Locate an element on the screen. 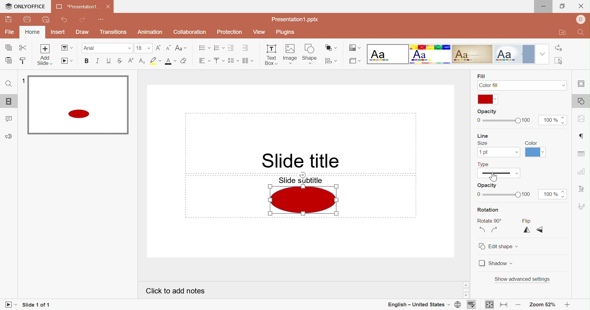  Size is located at coordinates (483, 144).